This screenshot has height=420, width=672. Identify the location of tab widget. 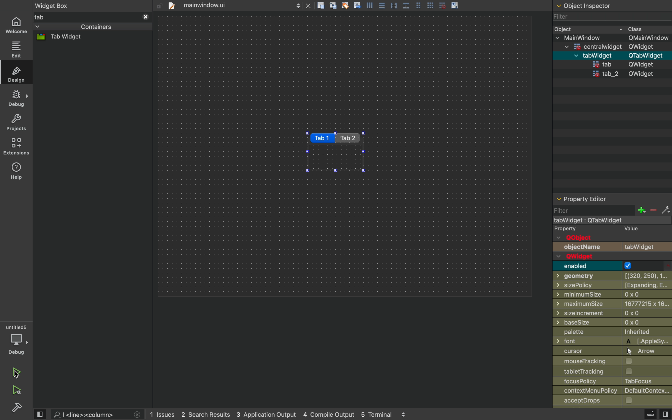
(69, 37).